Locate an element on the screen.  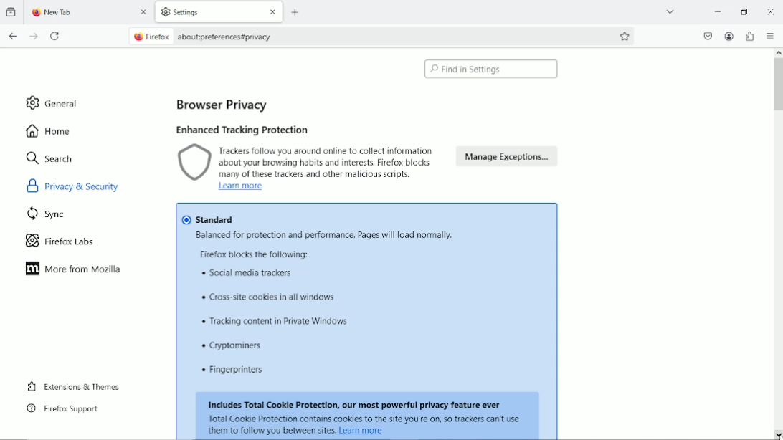
learn more is located at coordinates (366, 432).